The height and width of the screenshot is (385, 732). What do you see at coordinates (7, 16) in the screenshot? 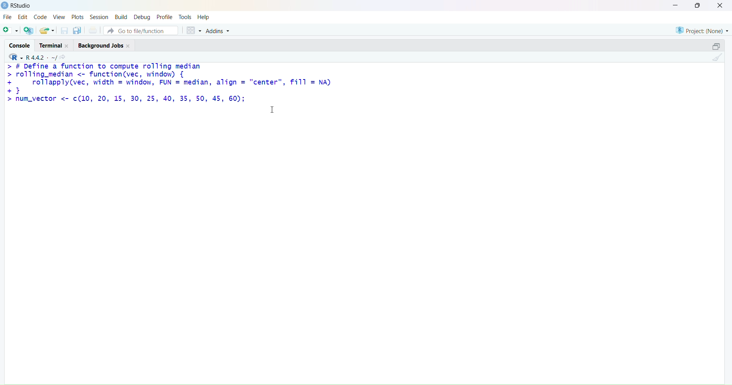
I see `file` at bounding box center [7, 16].